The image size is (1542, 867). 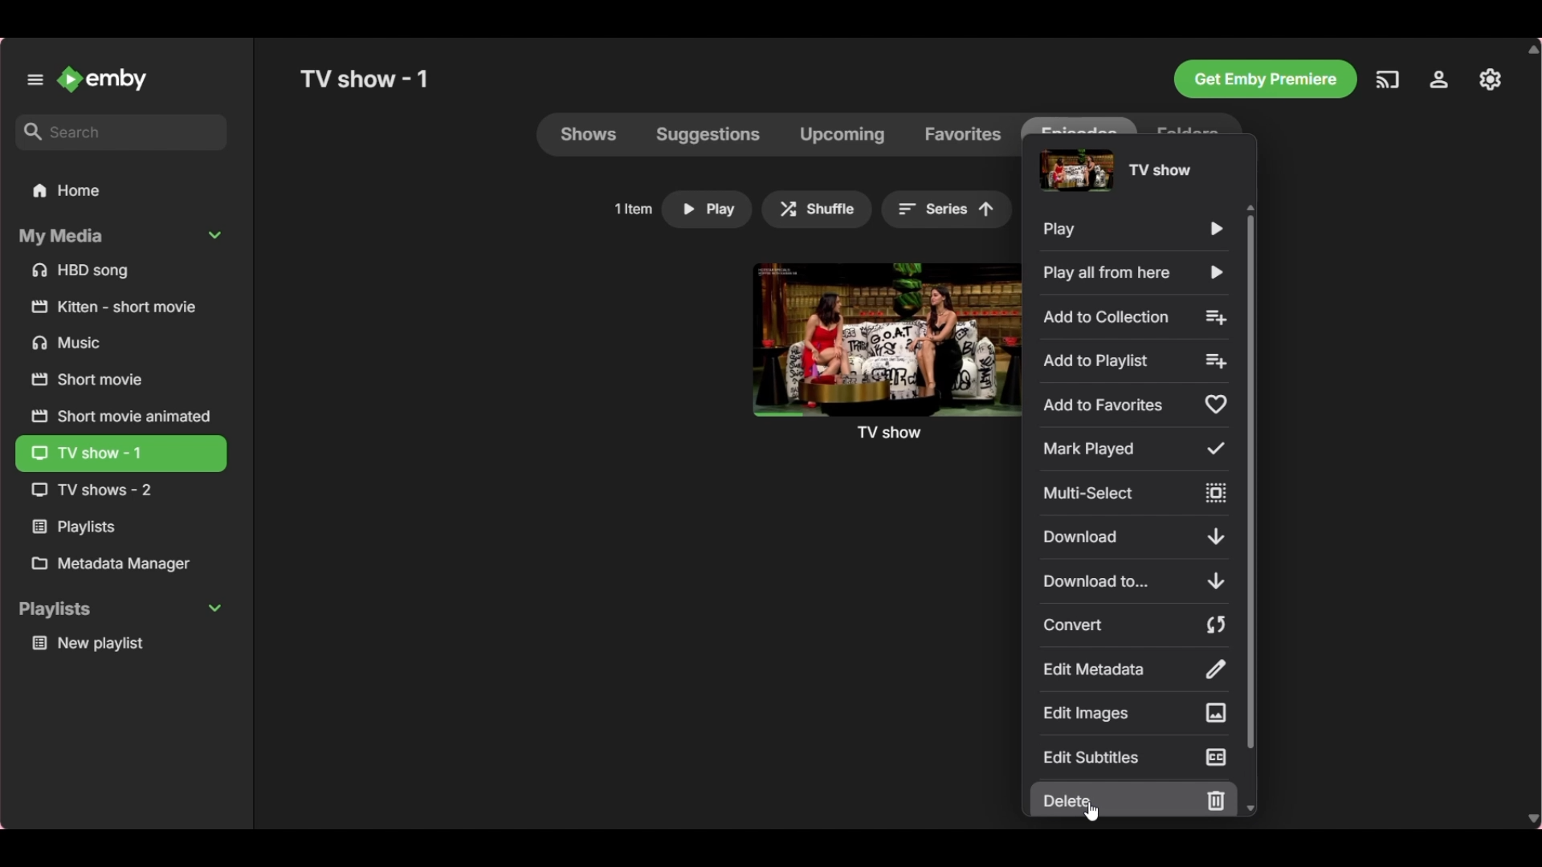 What do you see at coordinates (1189, 123) in the screenshot?
I see `Folders` at bounding box center [1189, 123].